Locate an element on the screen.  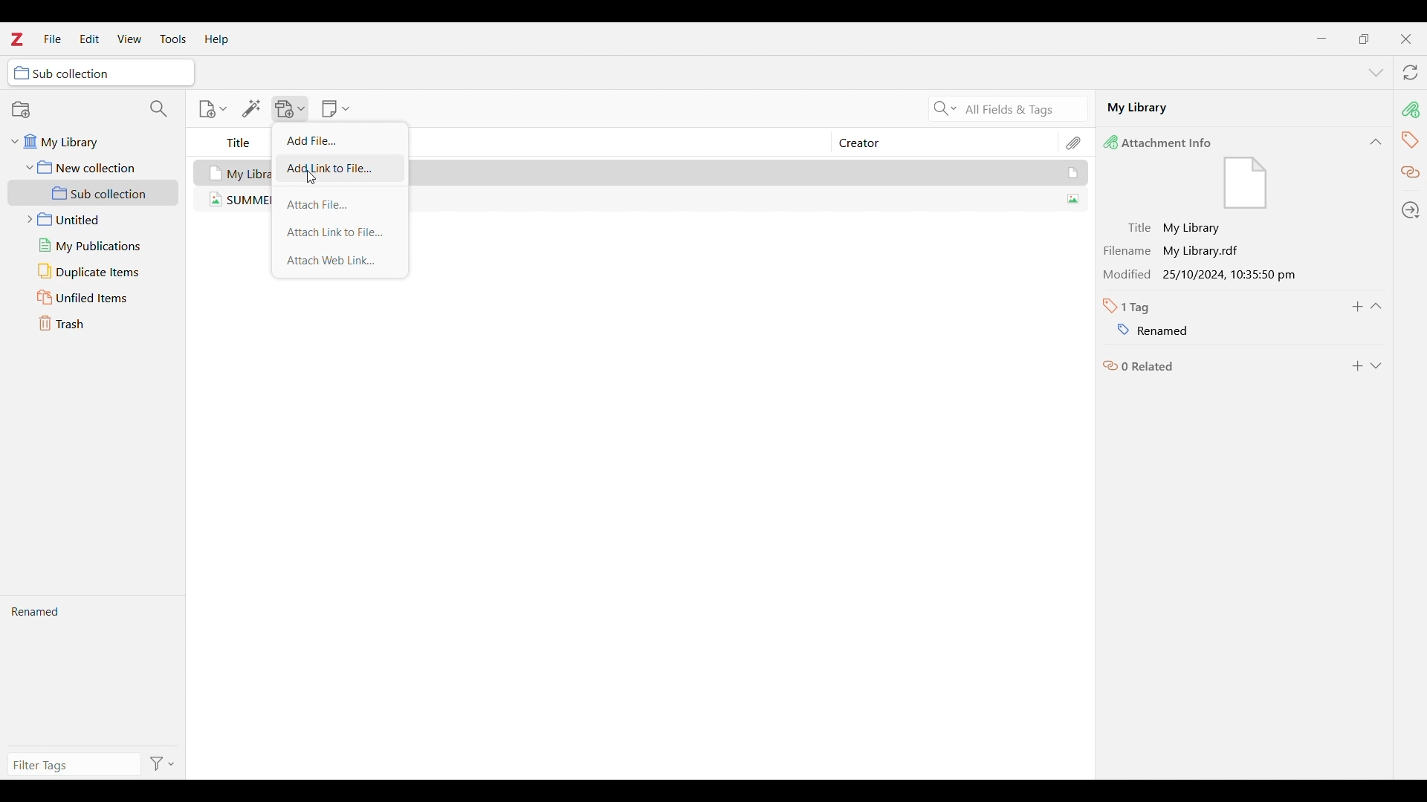
Duplicate items folder is located at coordinates (97, 271).